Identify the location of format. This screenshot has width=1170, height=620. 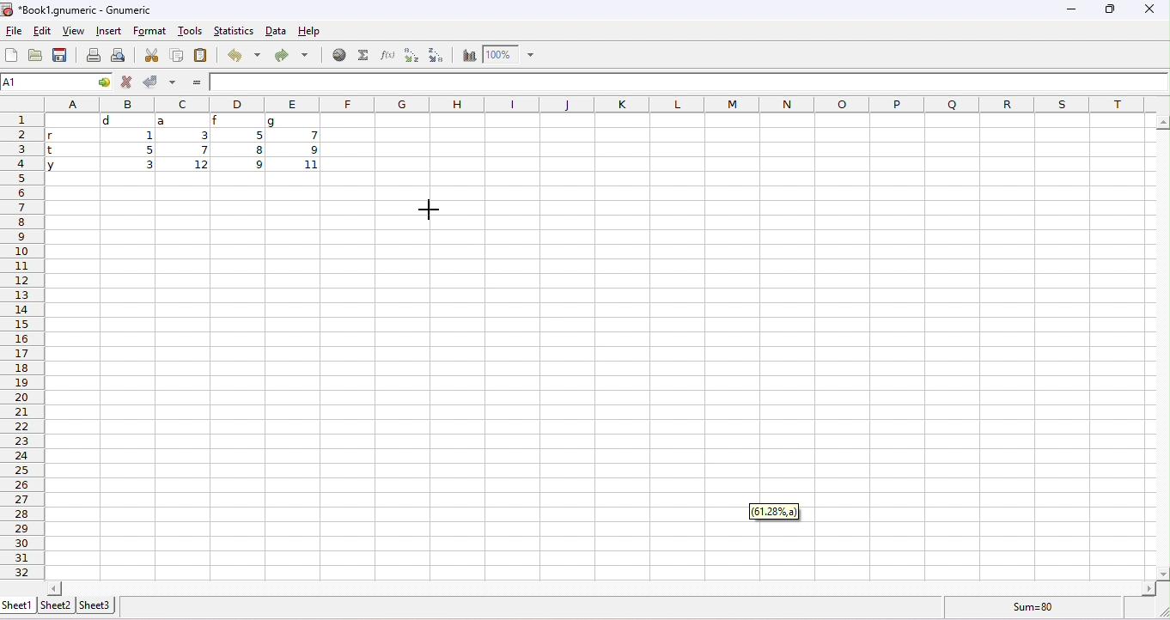
(150, 31).